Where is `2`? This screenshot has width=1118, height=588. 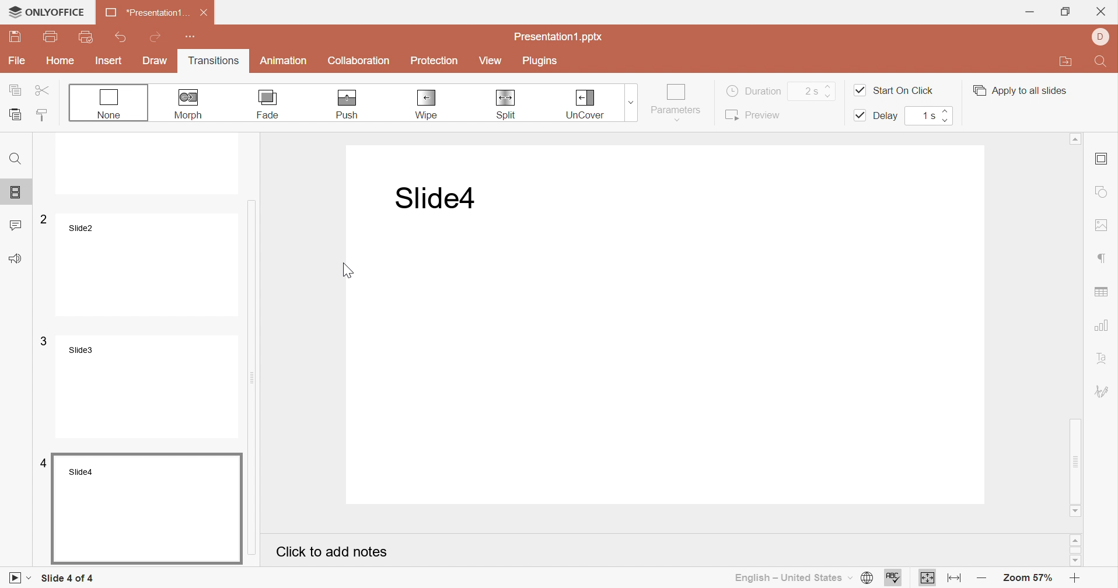 2 is located at coordinates (43, 220).